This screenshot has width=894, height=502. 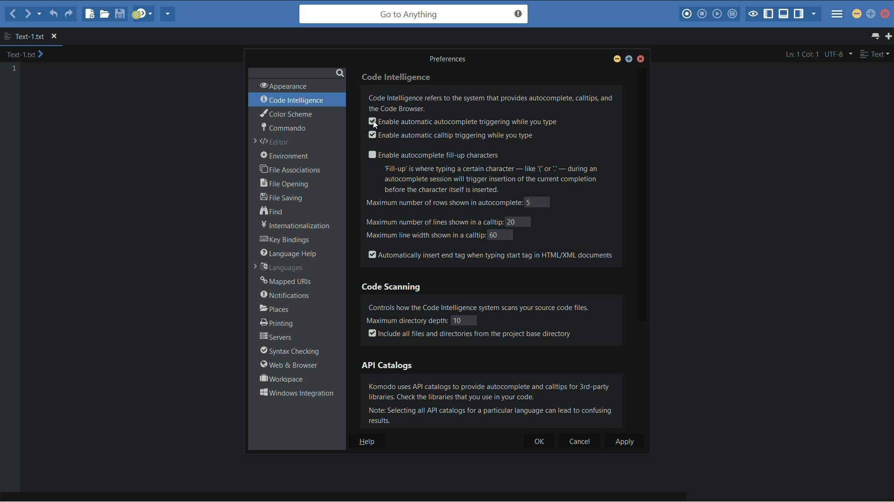 What do you see at coordinates (280, 268) in the screenshot?
I see `languages` at bounding box center [280, 268].